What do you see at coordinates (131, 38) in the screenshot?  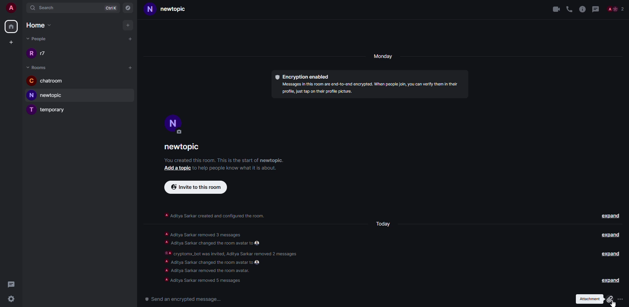 I see `add` at bounding box center [131, 38].